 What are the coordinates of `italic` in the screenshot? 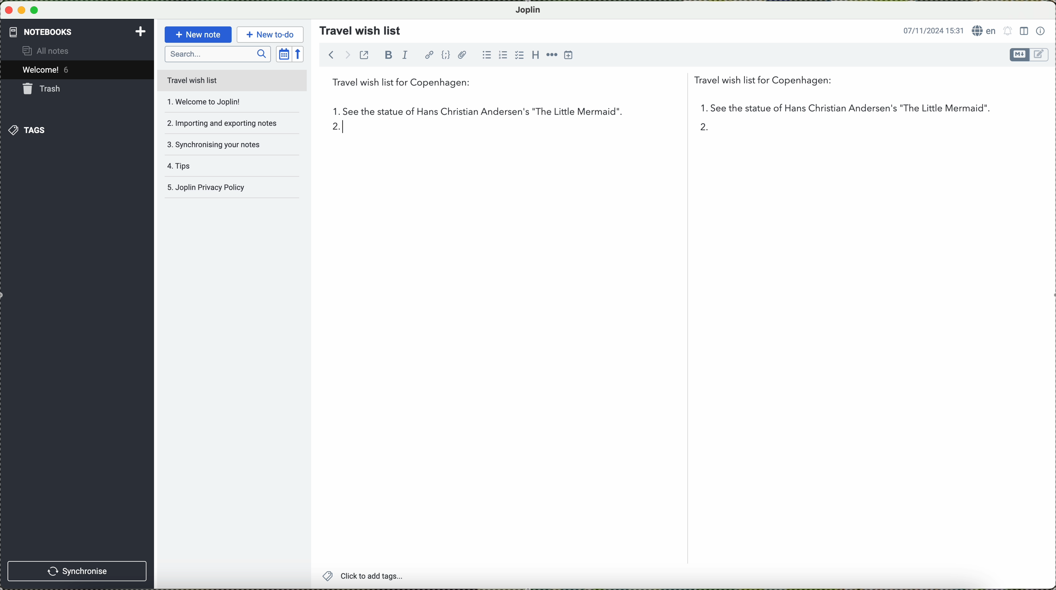 It's located at (407, 56).